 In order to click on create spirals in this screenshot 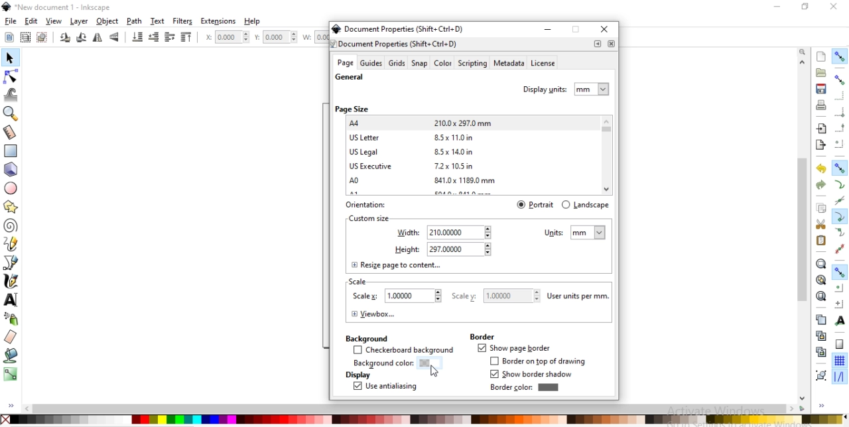, I will do `click(11, 226)`.